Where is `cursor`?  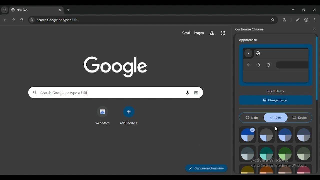
cursor is located at coordinates (276, 129).